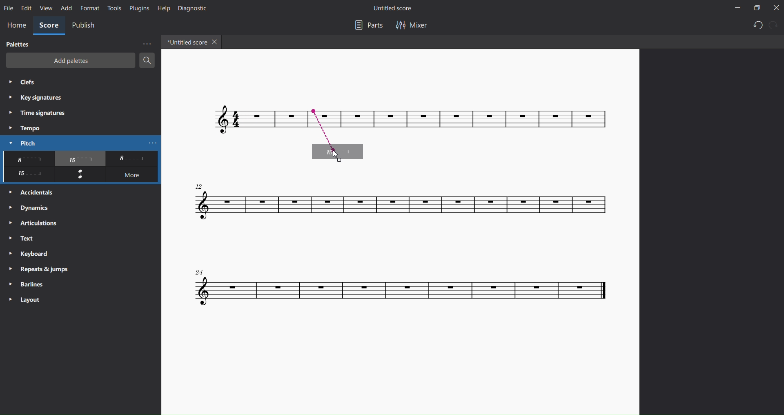 Image resolution: width=784 pixels, height=415 pixels. Describe the element at coordinates (755, 8) in the screenshot. I see `maximize` at that location.